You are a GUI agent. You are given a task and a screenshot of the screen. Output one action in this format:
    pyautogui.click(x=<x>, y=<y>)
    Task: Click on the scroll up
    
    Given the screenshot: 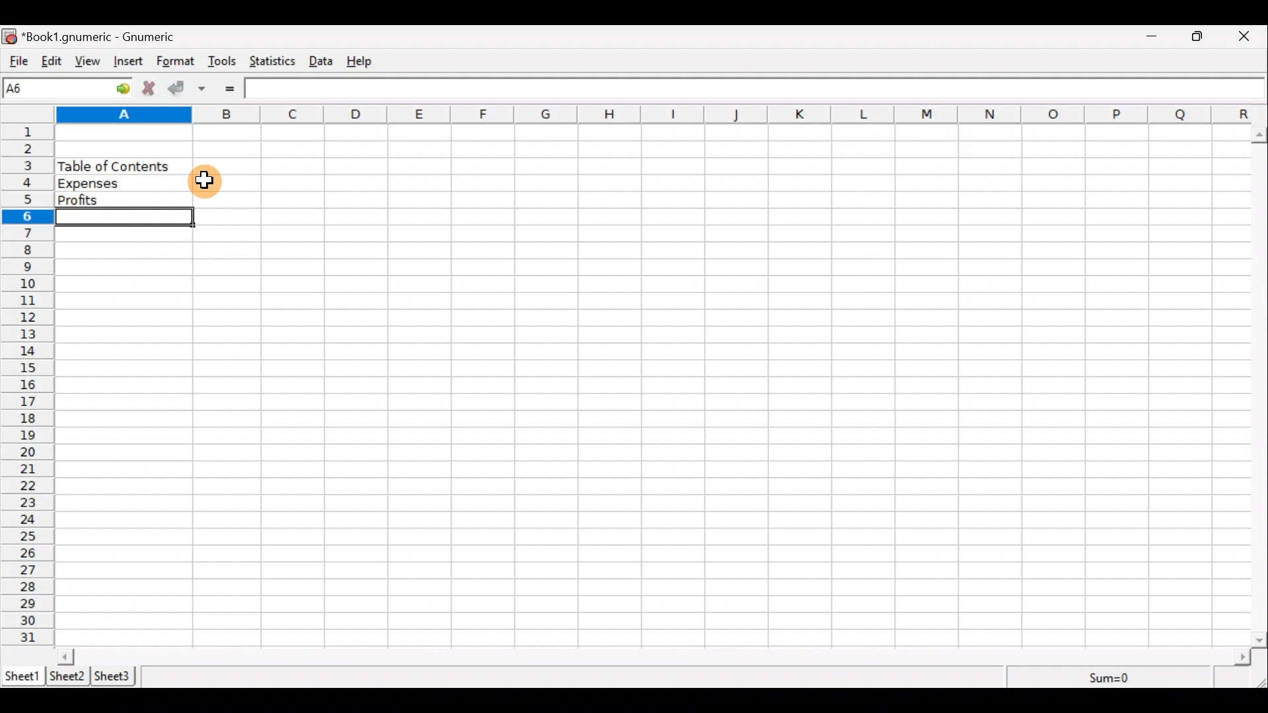 What is the action you would take?
    pyautogui.click(x=1260, y=135)
    